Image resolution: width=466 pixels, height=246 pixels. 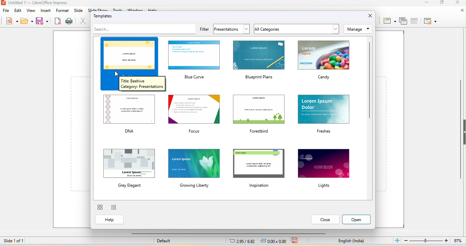 I want to click on duplicate slide, so click(x=404, y=21).